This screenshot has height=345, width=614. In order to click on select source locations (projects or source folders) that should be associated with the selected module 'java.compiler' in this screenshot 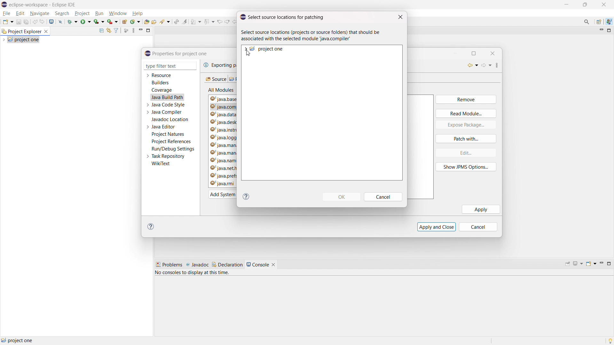, I will do `click(313, 36)`.